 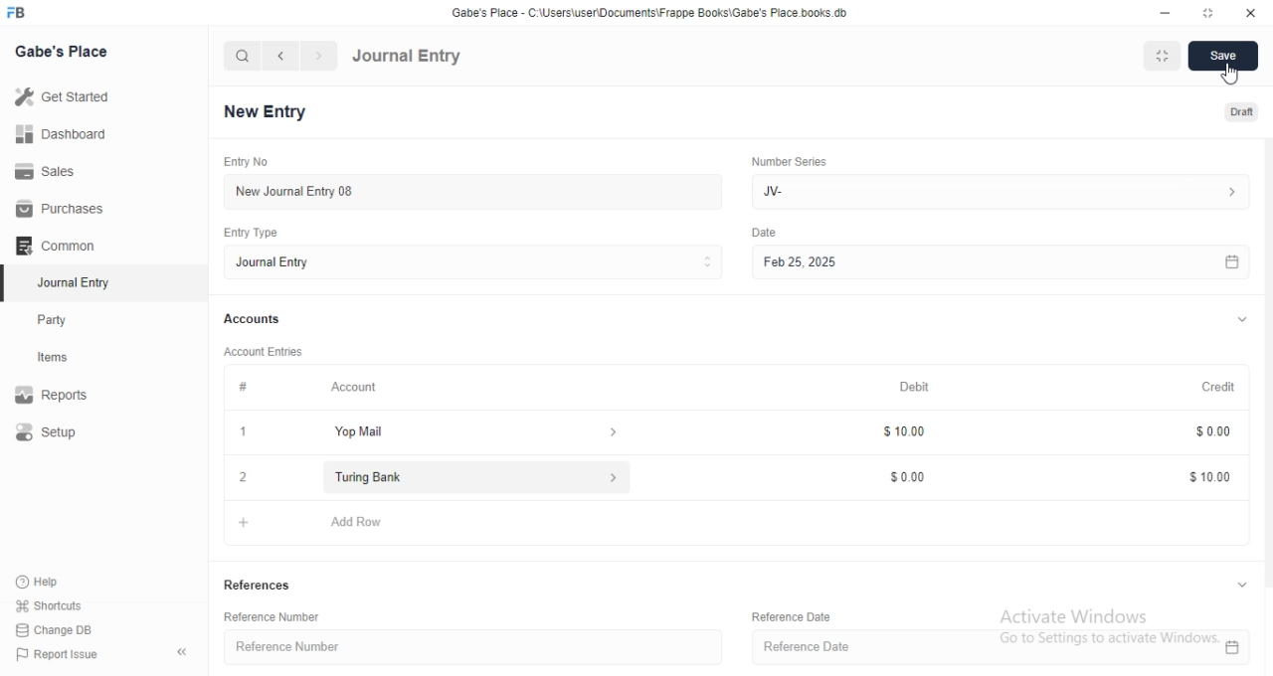 What do you see at coordinates (58, 209) in the screenshot?
I see `Purchases` at bounding box center [58, 209].